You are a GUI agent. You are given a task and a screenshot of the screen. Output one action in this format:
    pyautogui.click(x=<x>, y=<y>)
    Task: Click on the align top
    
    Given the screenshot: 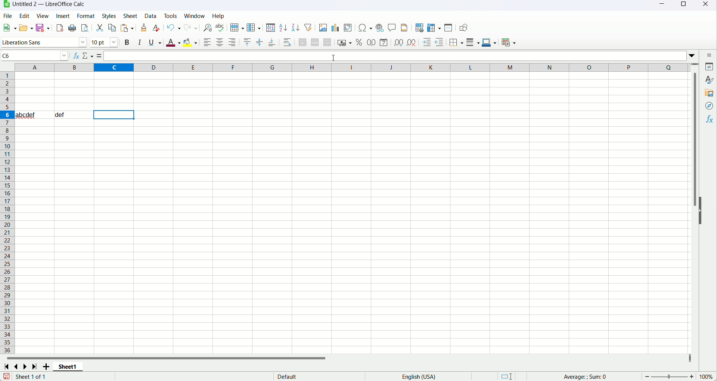 What is the action you would take?
    pyautogui.click(x=248, y=42)
    